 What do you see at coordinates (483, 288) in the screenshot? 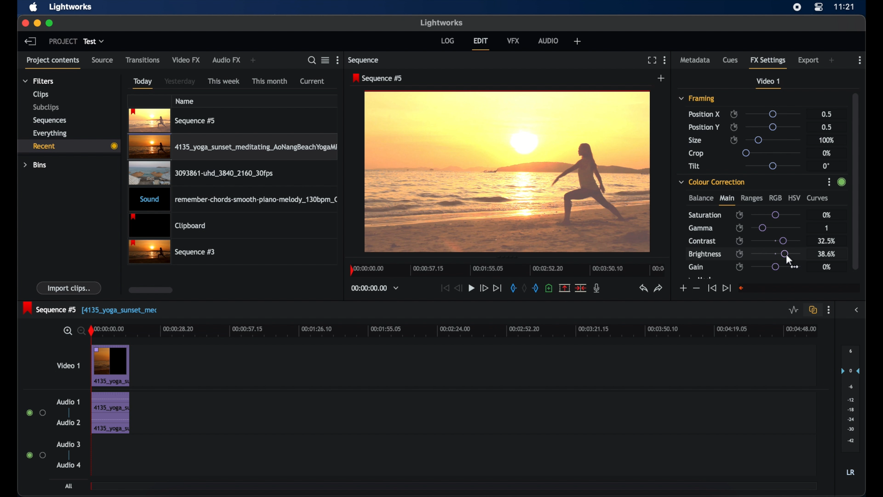
I see `fast forward` at bounding box center [483, 288].